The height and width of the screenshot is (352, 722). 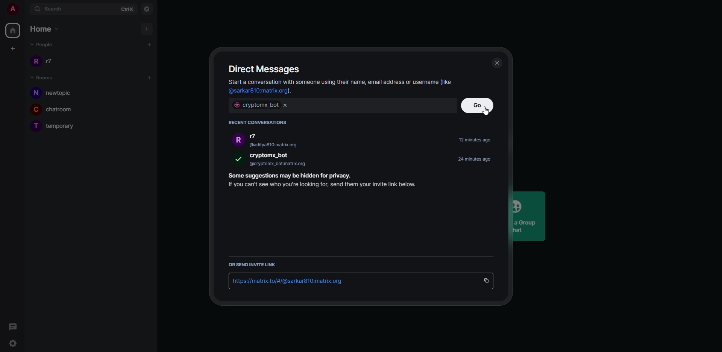 I want to click on settings, so click(x=15, y=343).